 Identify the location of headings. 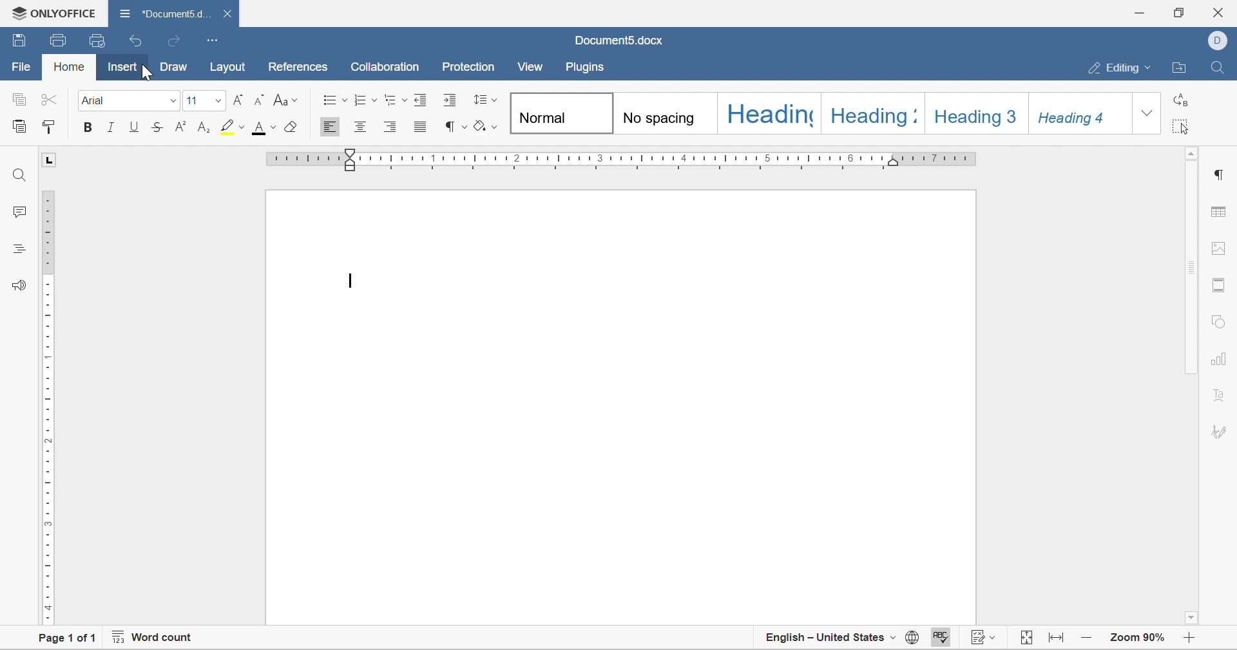
(20, 248).